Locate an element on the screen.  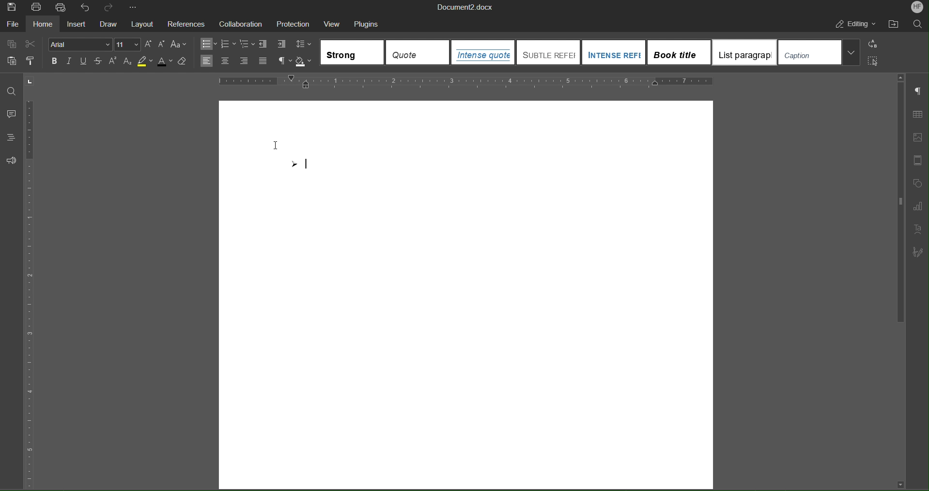
Document Title is located at coordinates (466, 7).